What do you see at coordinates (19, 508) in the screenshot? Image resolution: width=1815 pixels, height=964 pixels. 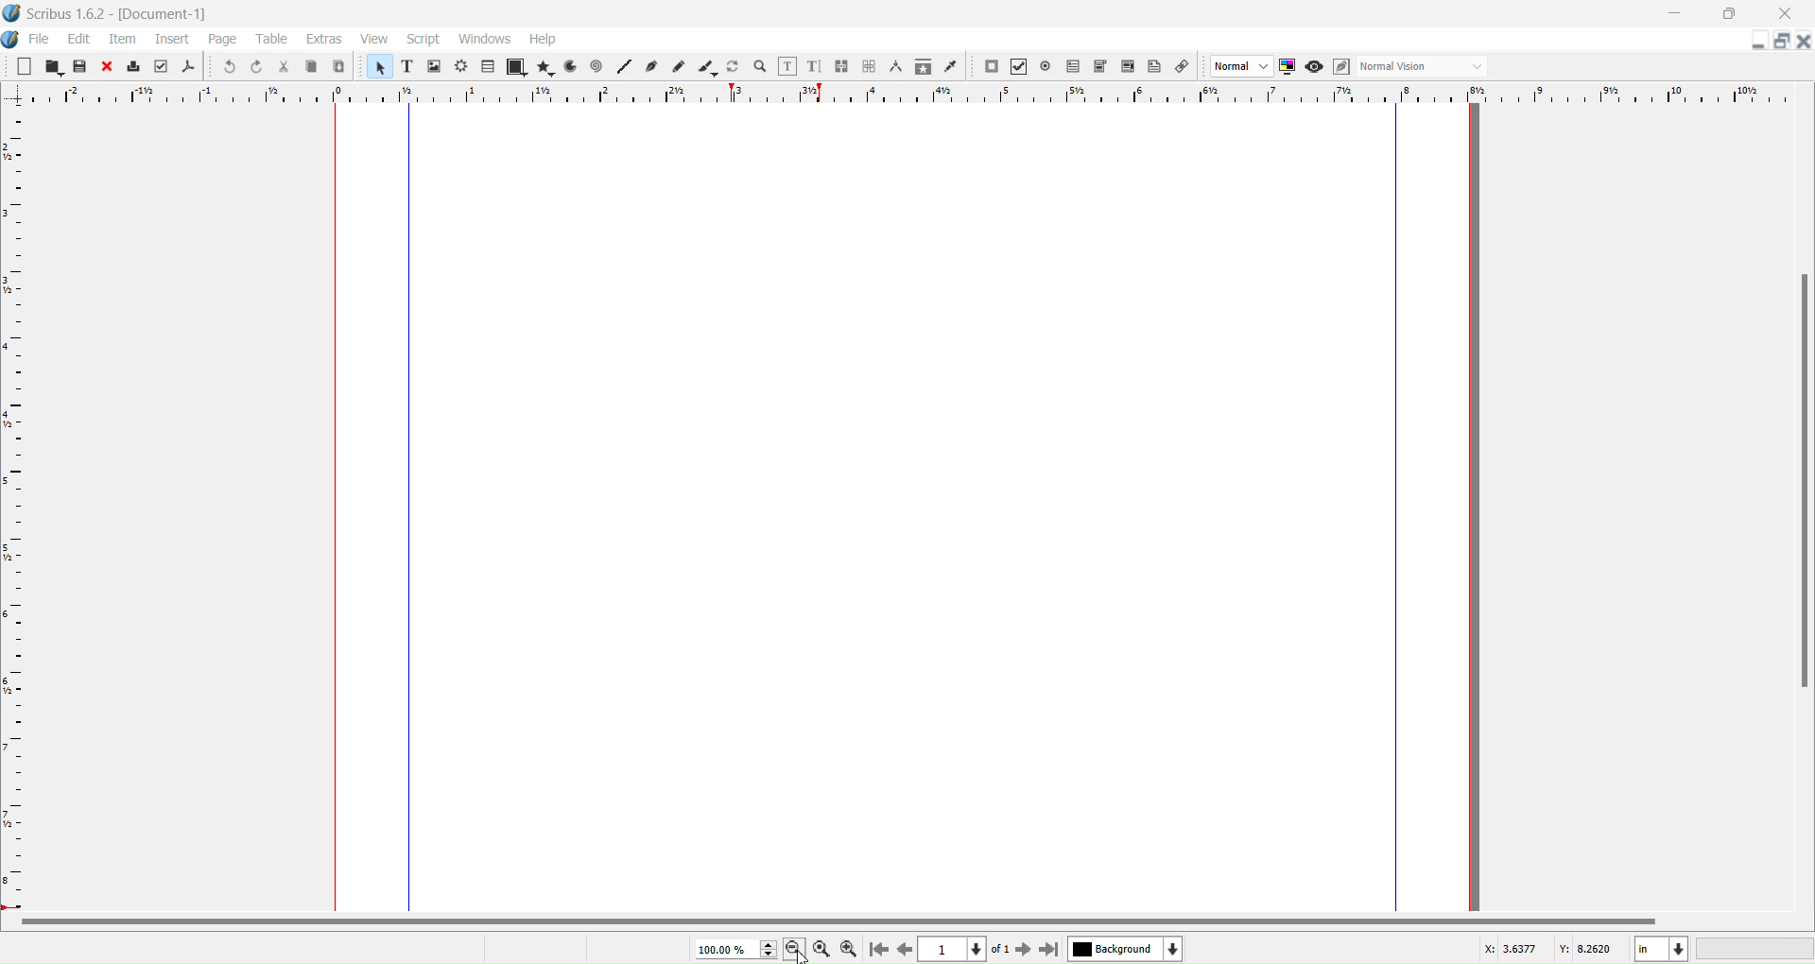 I see `Vertical Ruler` at bounding box center [19, 508].